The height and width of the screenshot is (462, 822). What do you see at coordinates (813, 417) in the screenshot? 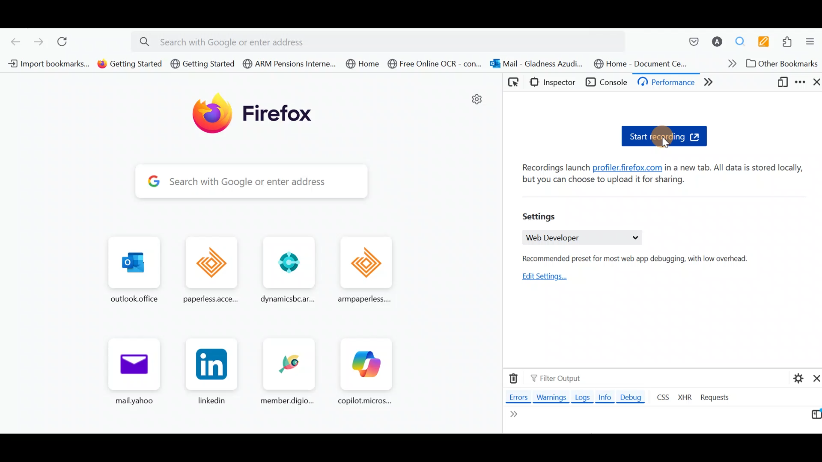
I see `Switch to multi line editor mode` at bounding box center [813, 417].